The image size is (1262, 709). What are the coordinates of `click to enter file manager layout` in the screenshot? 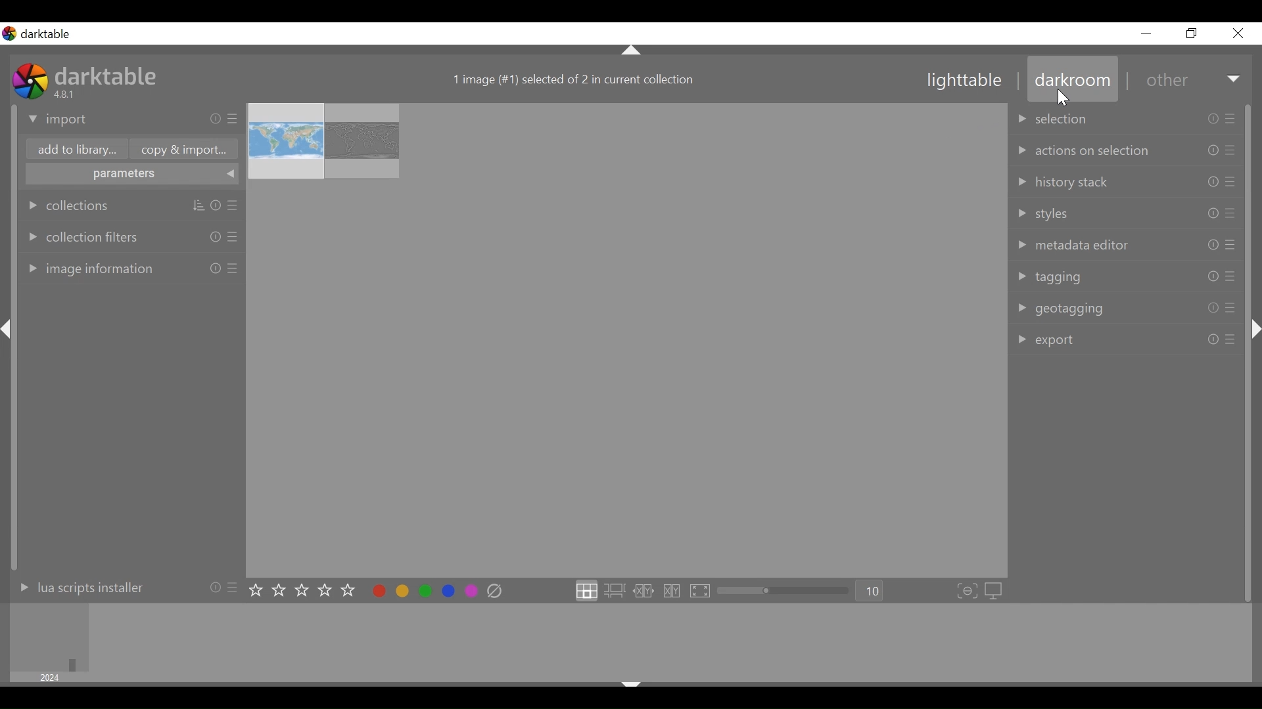 It's located at (586, 591).